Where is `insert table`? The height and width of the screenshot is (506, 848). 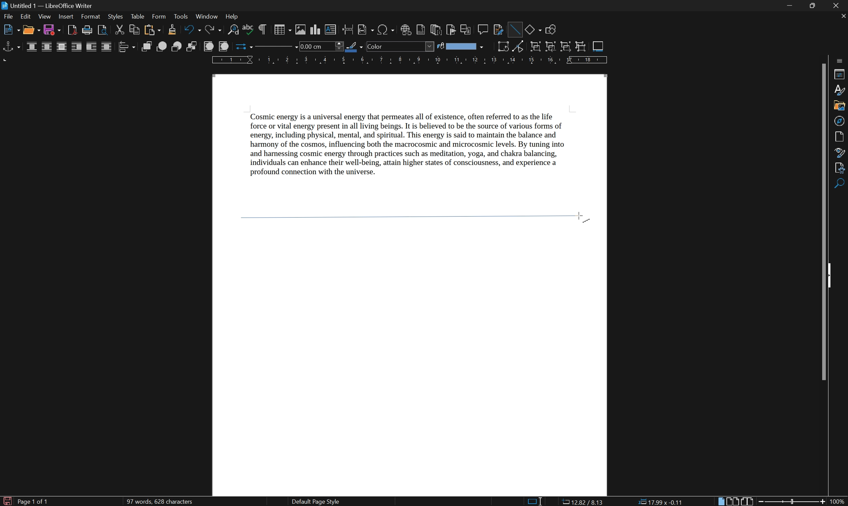 insert table is located at coordinates (282, 29).